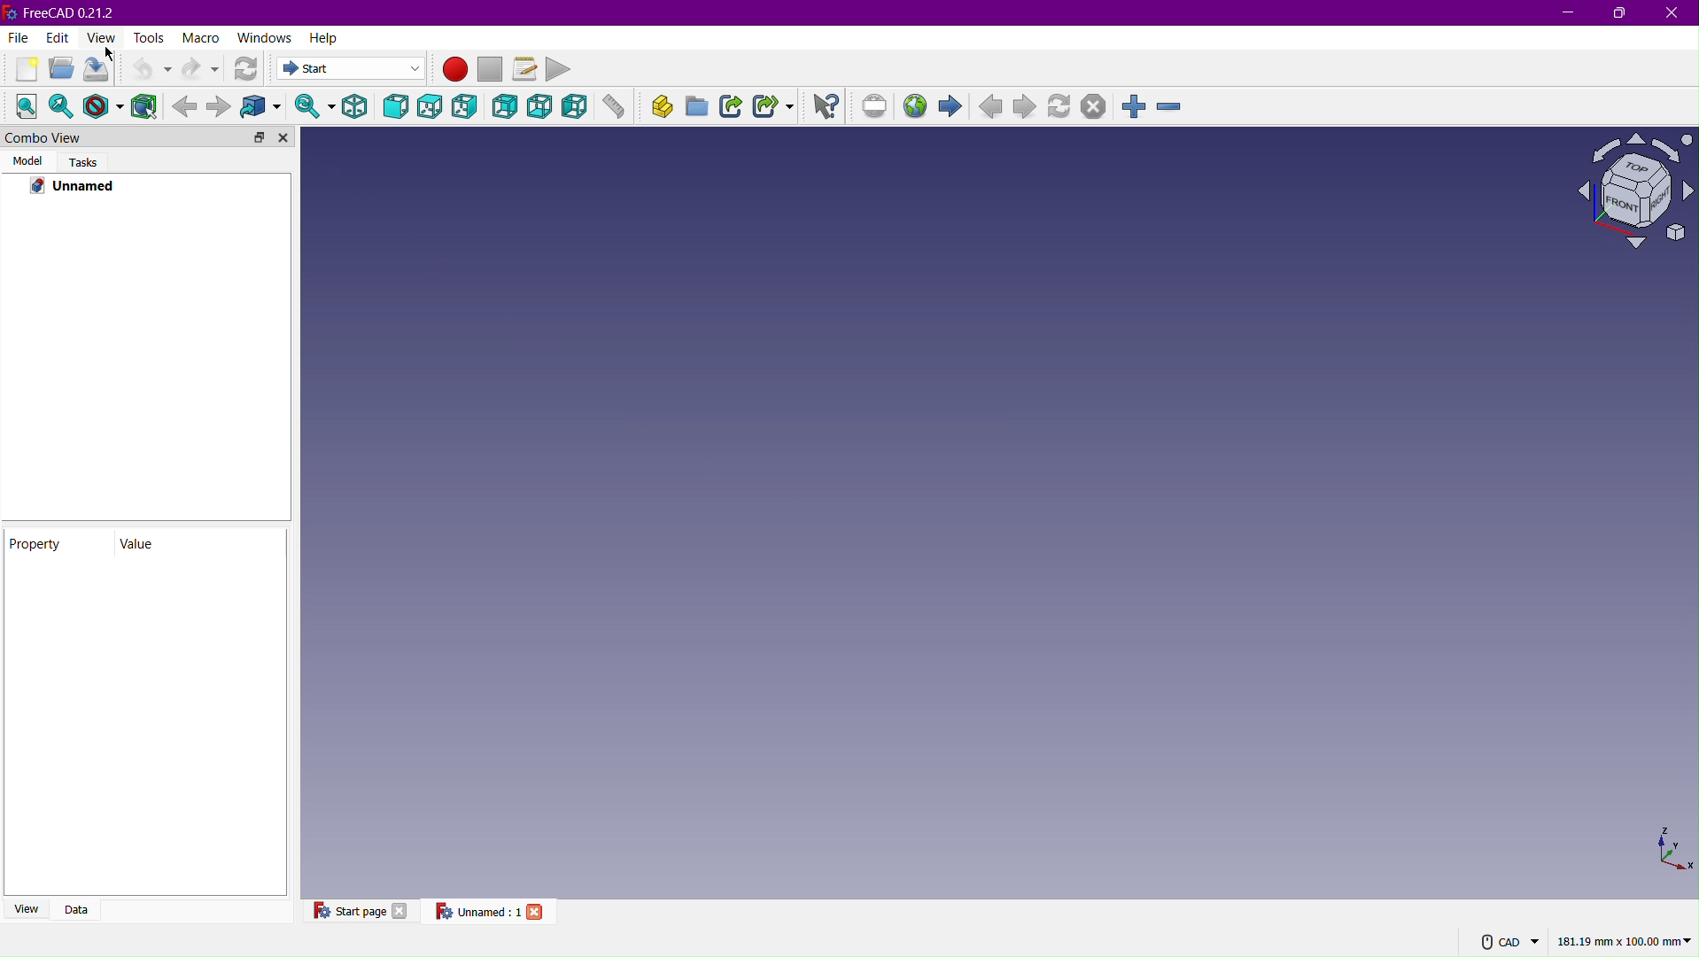  What do you see at coordinates (66, 69) in the screenshot?
I see `Open` at bounding box center [66, 69].